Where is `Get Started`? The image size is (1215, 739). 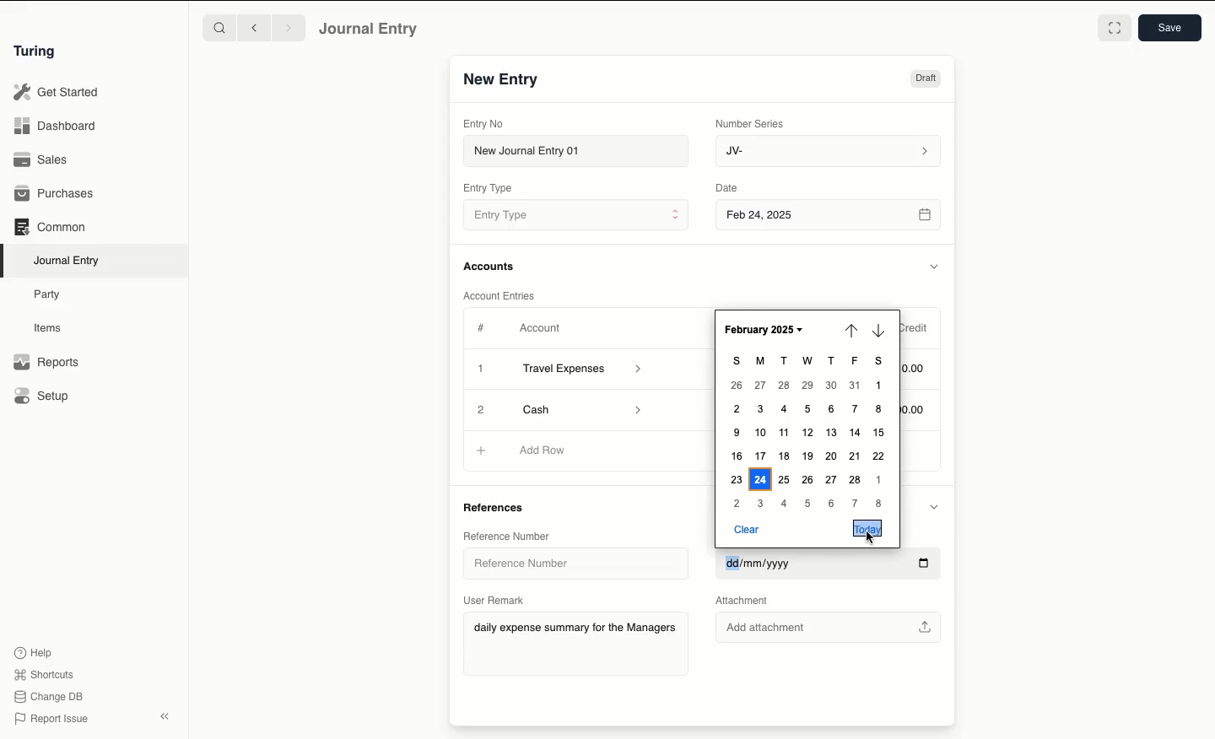 Get Started is located at coordinates (57, 93).